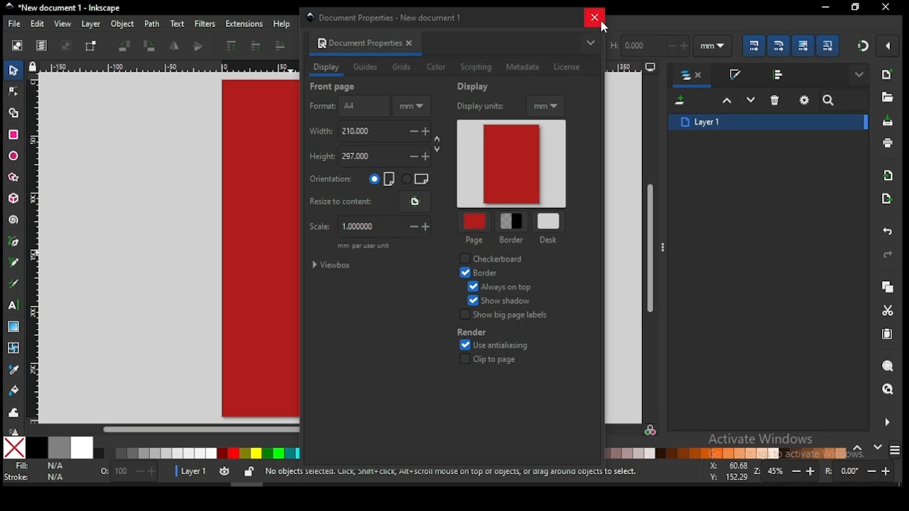  What do you see at coordinates (844, 100) in the screenshot?
I see `search bar` at bounding box center [844, 100].